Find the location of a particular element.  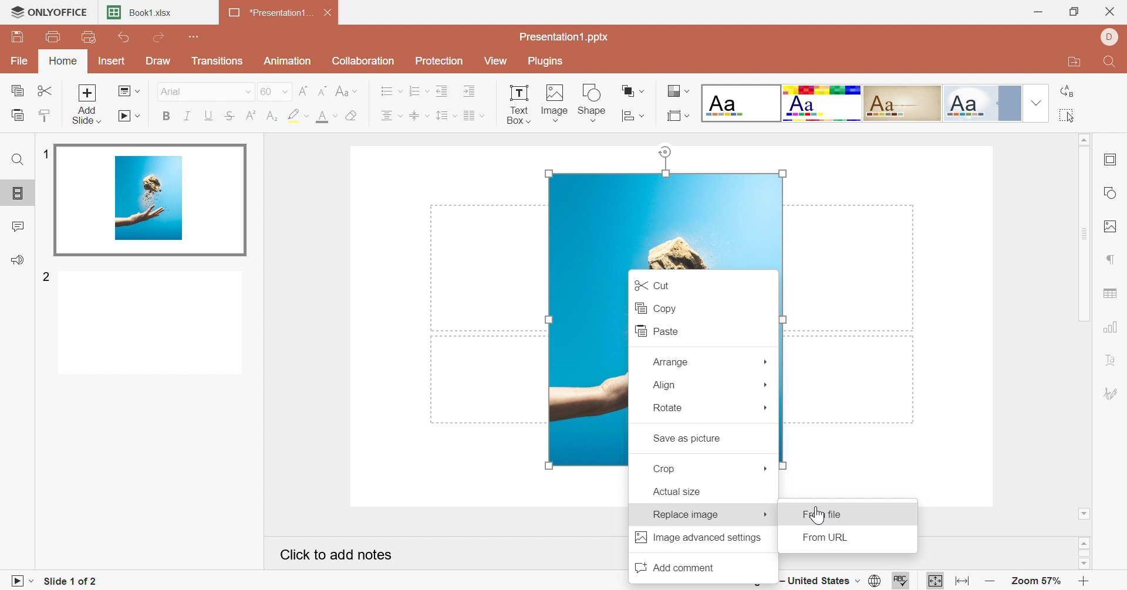

Drop Down is located at coordinates (766, 360).